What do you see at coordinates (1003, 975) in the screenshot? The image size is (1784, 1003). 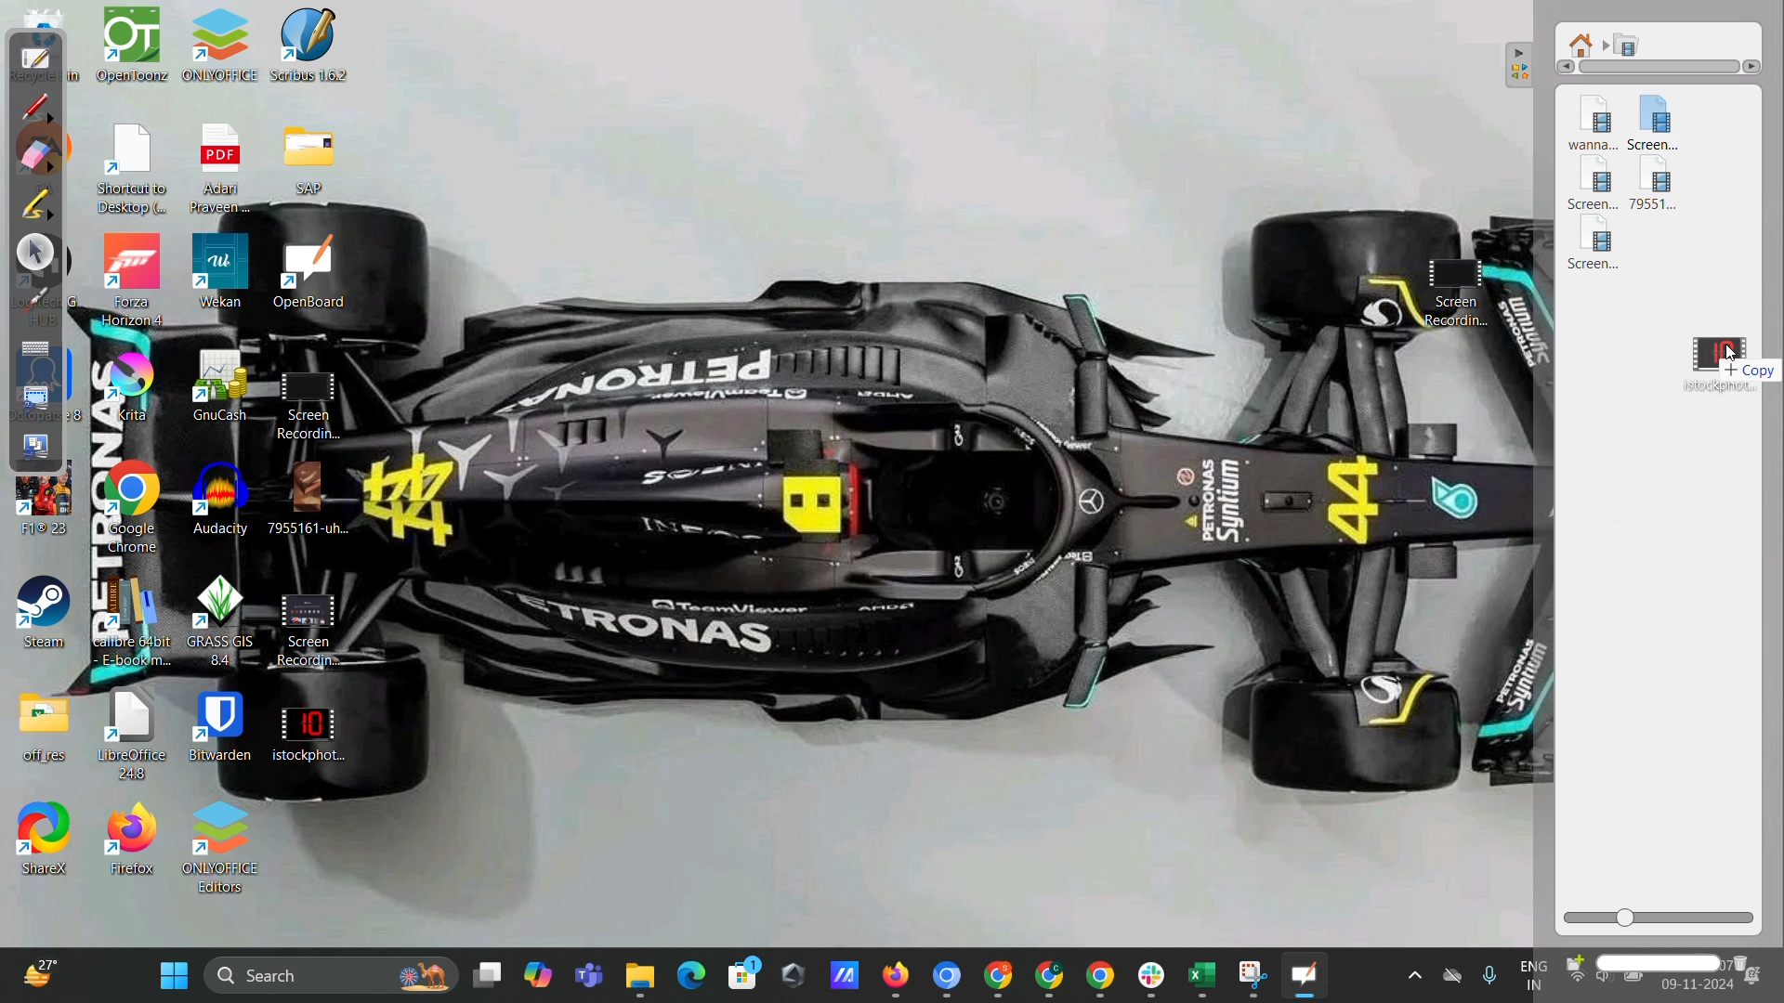 I see `minimized google chrome` at bounding box center [1003, 975].